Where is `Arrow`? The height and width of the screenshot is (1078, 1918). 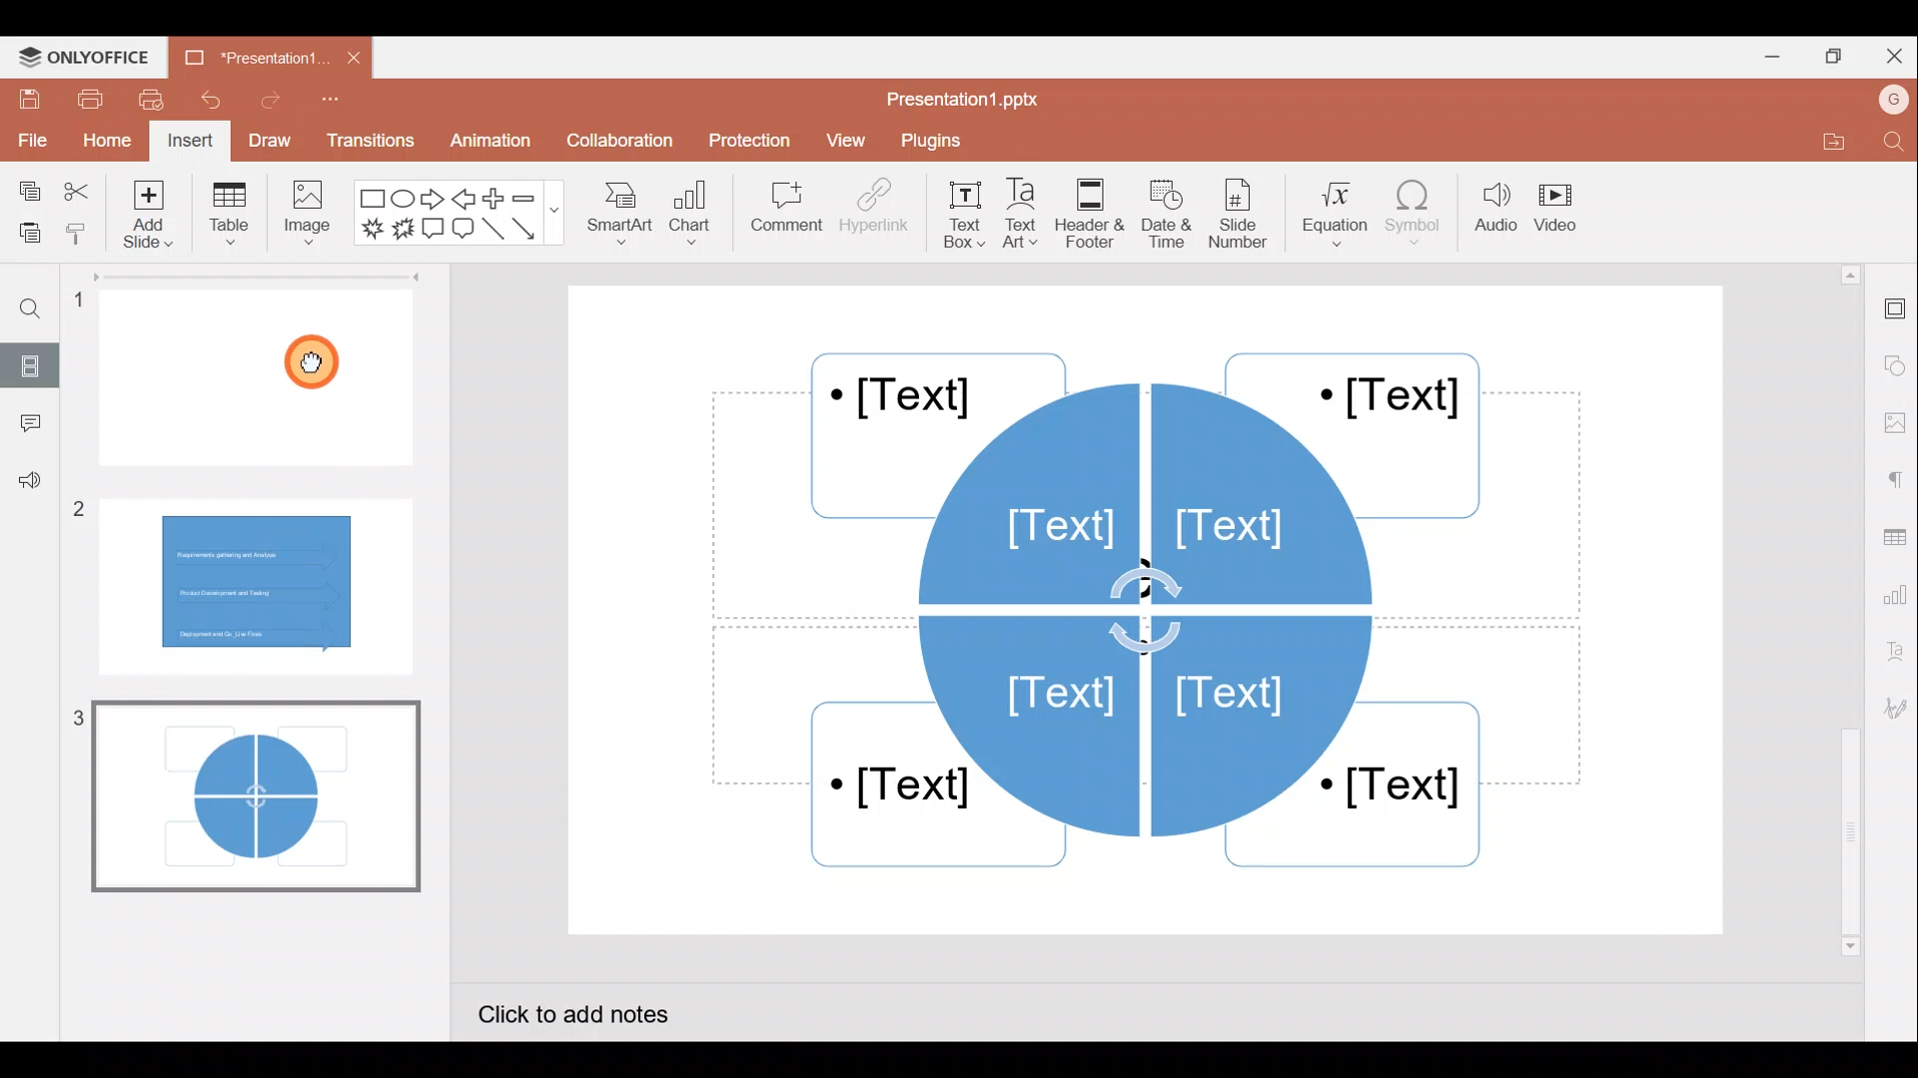
Arrow is located at coordinates (528, 229).